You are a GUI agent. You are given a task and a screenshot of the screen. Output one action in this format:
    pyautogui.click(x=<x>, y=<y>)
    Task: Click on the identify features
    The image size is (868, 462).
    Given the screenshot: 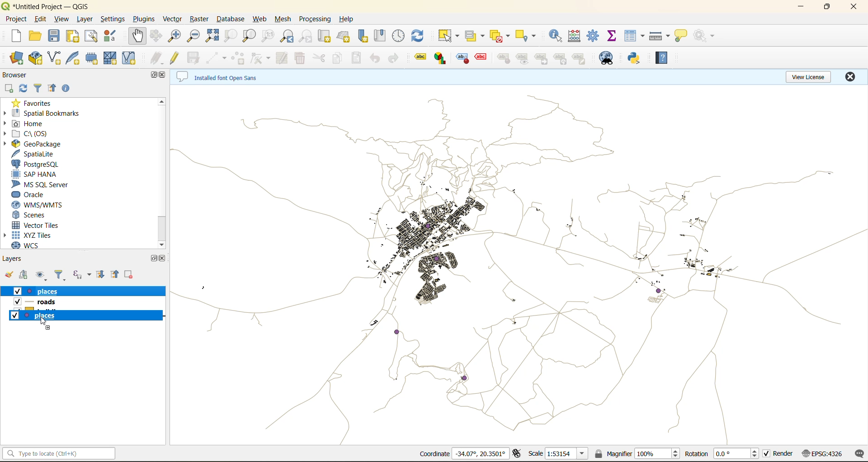 What is the action you would take?
    pyautogui.click(x=558, y=36)
    